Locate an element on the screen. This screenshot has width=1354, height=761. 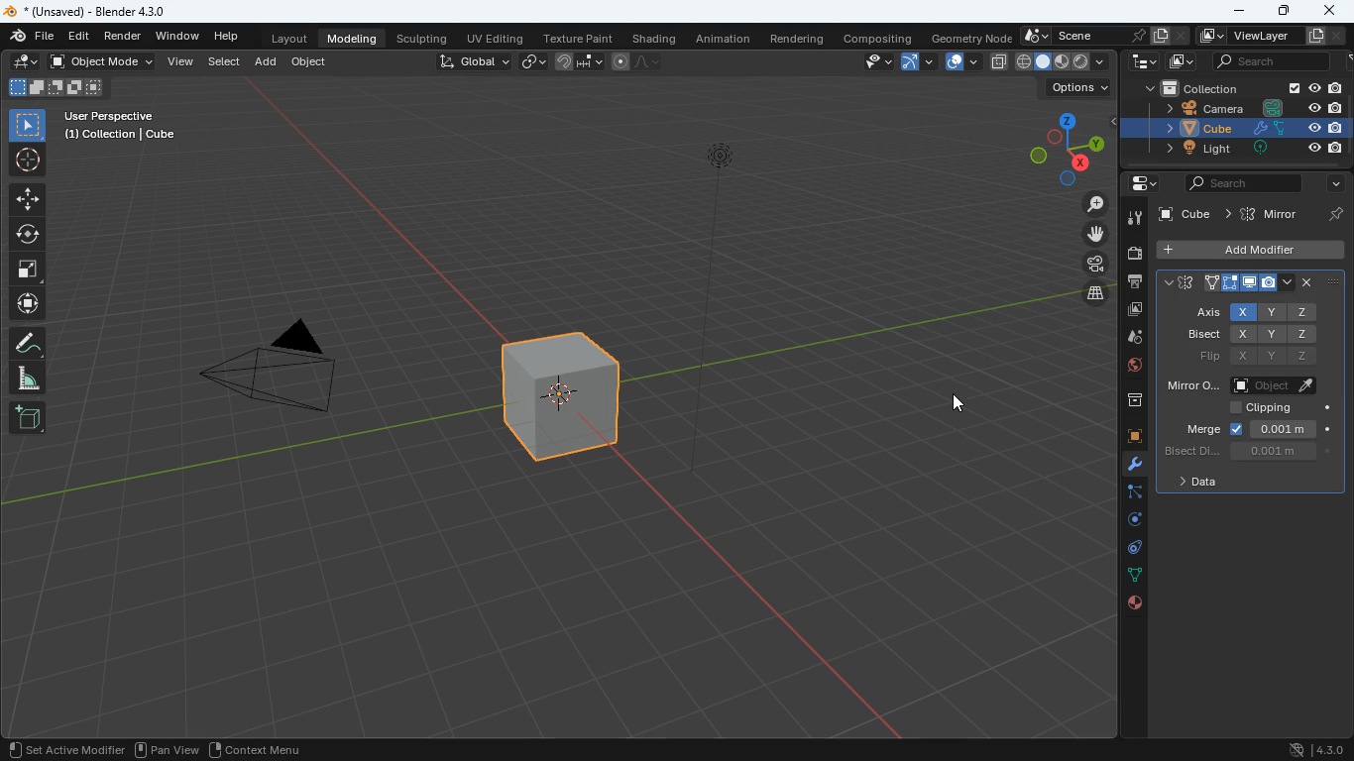
edit is located at coordinates (79, 38).